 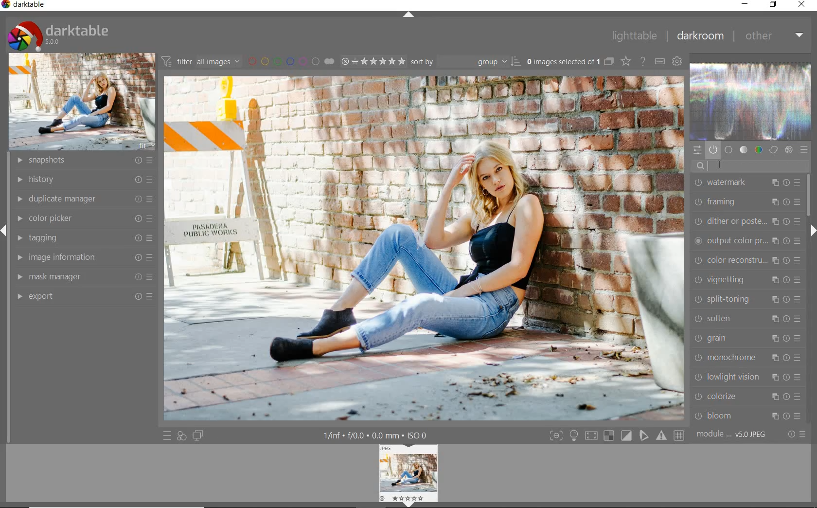 What do you see at coordinates (698, 150) in the screenshot?
I see `quick access panel` at bounding box center [698, 150].